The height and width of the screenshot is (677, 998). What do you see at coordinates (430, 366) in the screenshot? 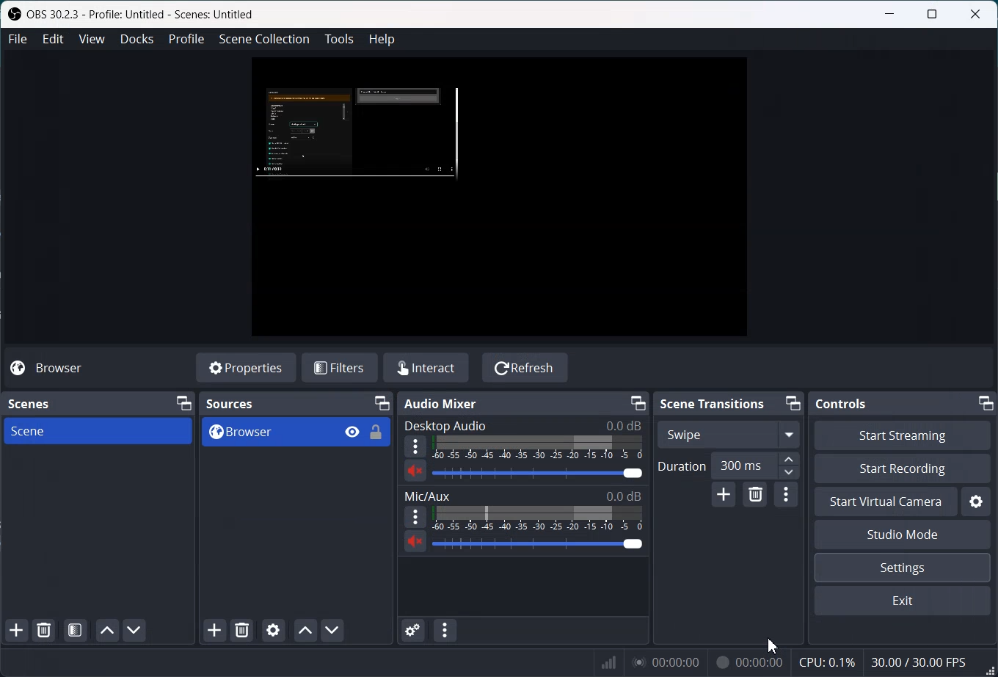
I see `Interact` at bounding box center [430, 366].